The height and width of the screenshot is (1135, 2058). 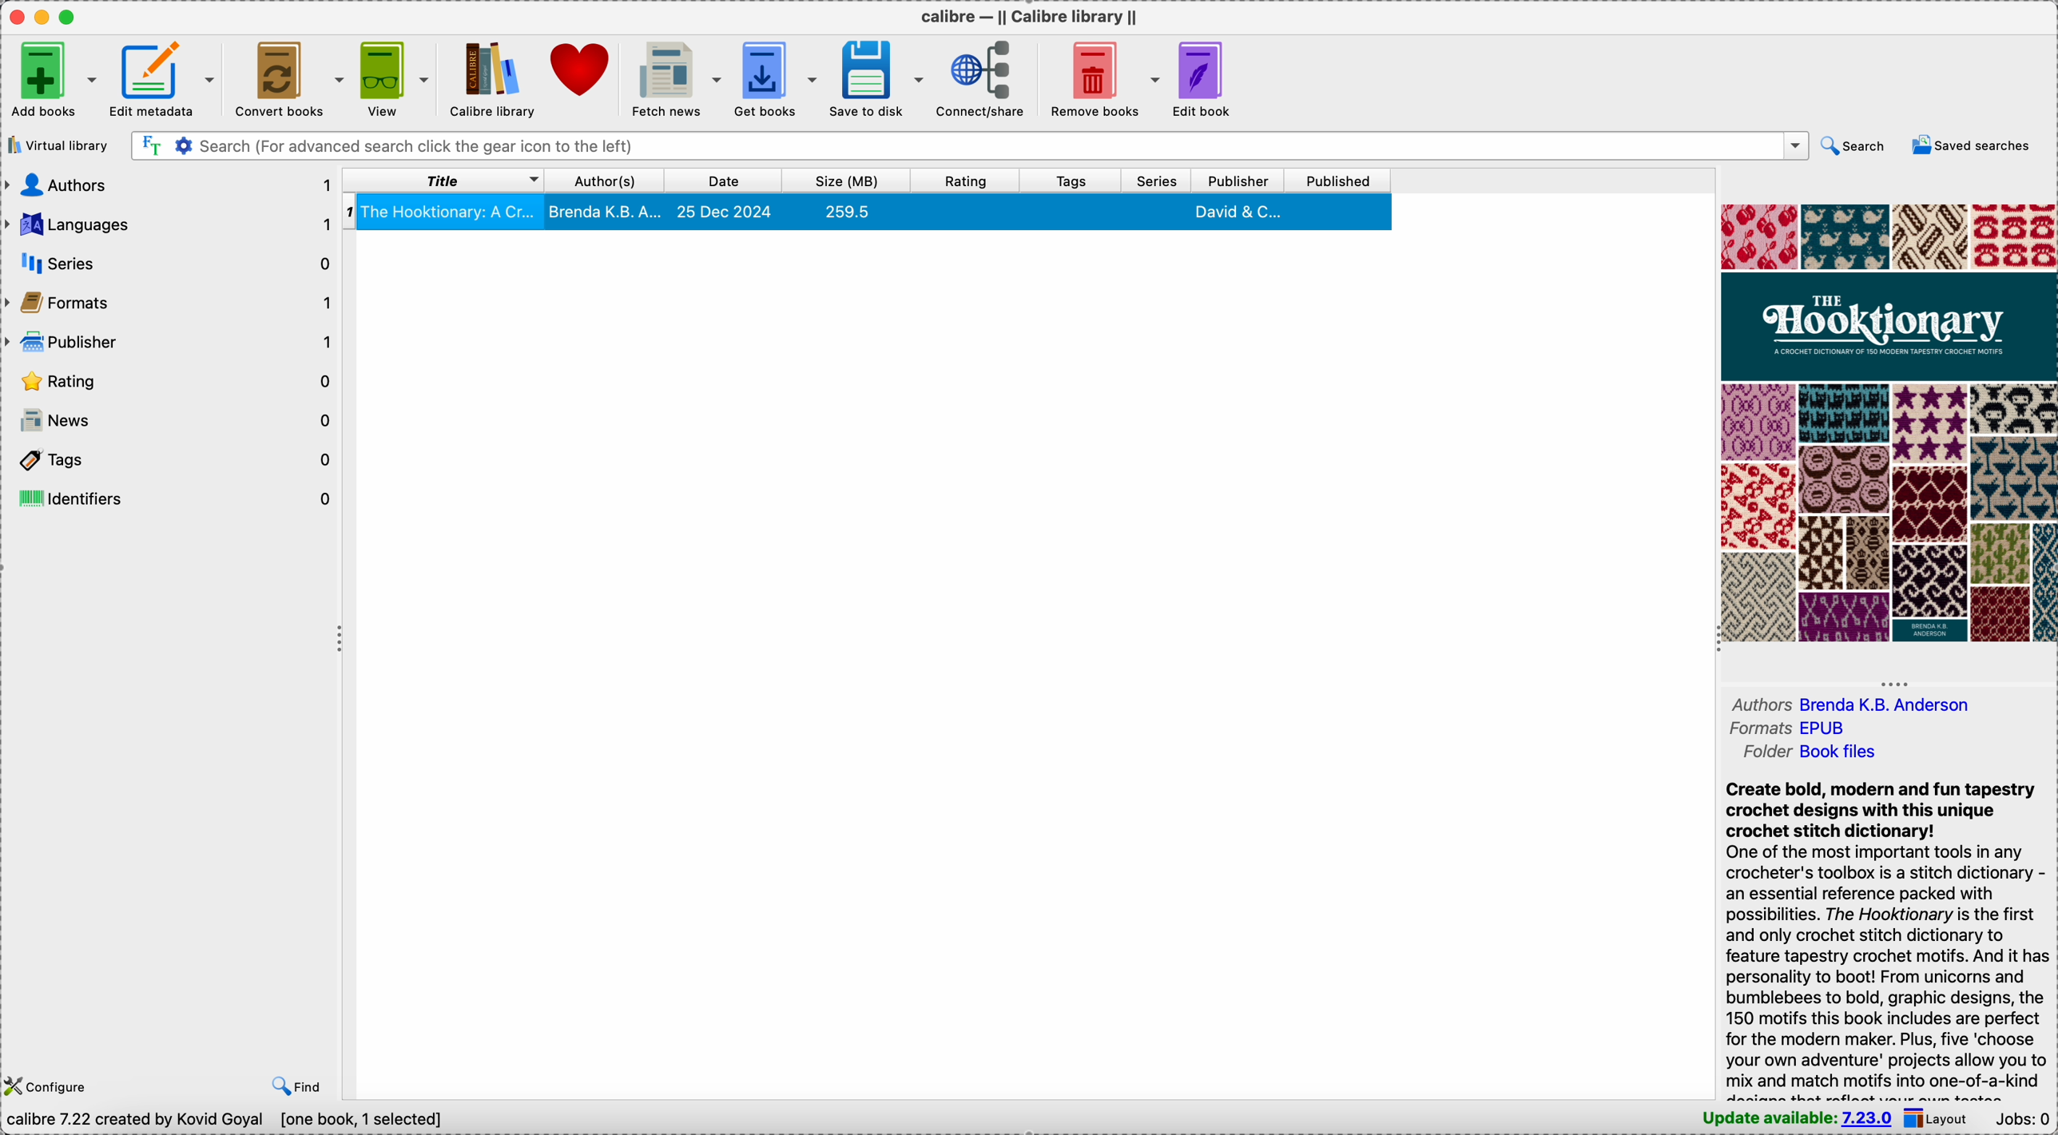 I want to click on edit book, so click(x=1203, y=80).